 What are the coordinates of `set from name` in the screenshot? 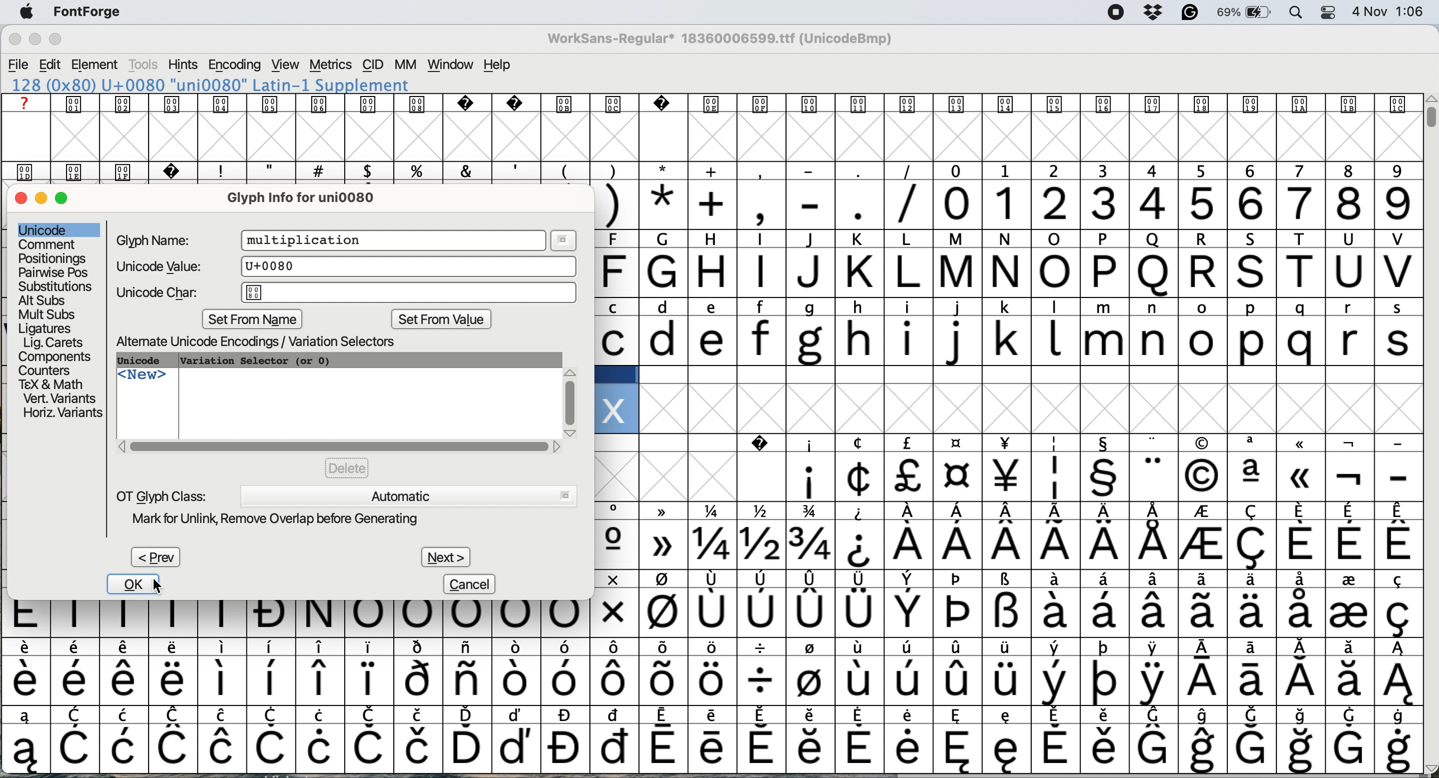 It's located at (255, 319).